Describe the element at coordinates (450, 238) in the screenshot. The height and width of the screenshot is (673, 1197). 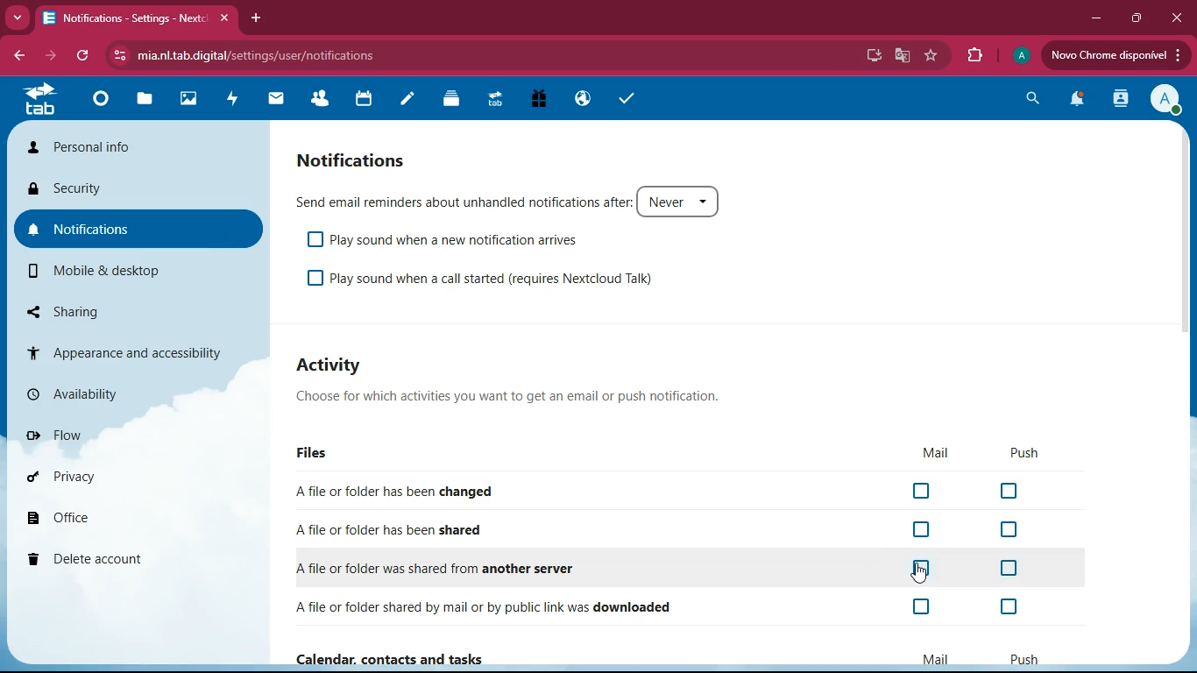
I see `play sound` at that location.